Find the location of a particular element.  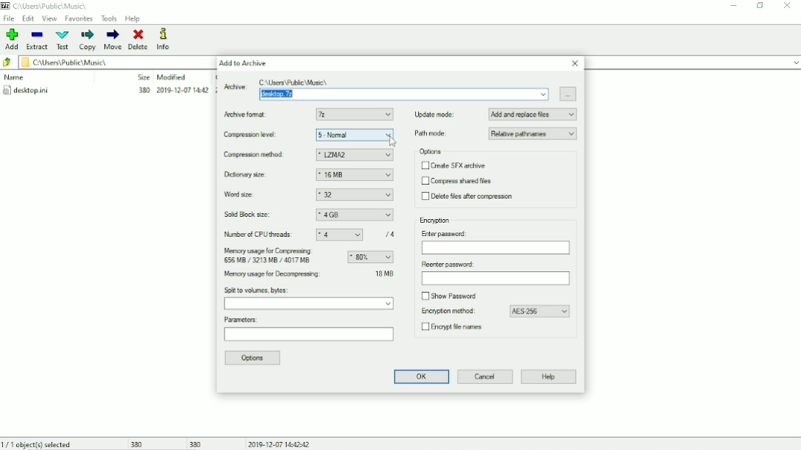

Memory usage for compressing is located at coordinates (370, 257).